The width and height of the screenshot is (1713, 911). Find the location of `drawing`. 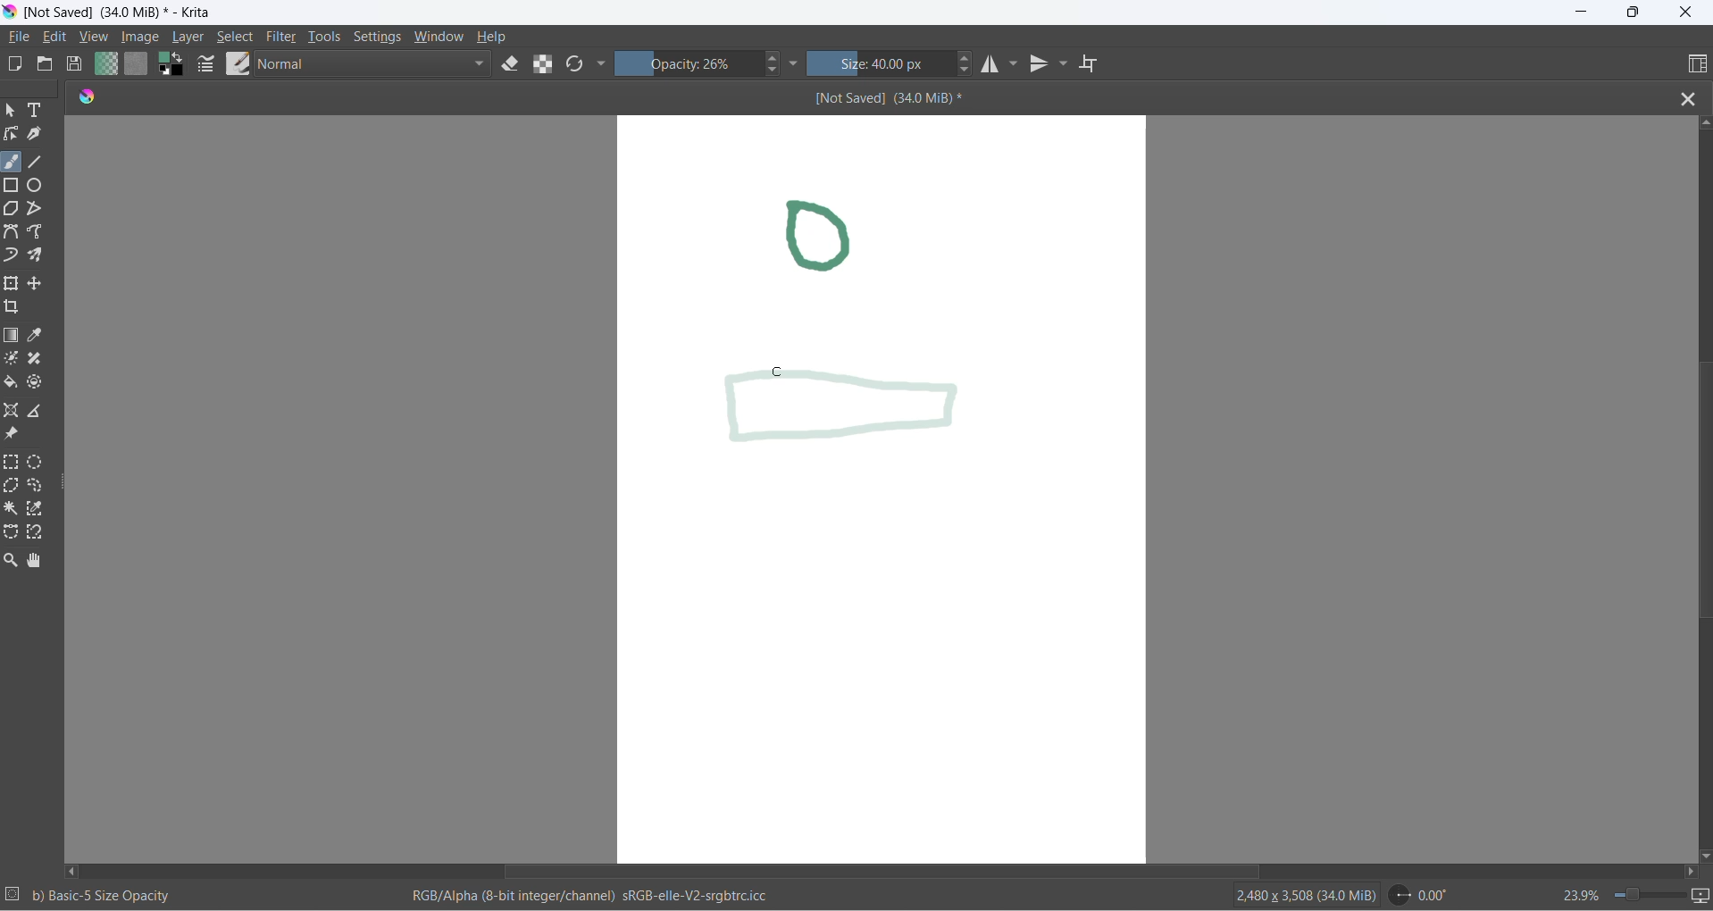

drawing is located at coordinates (836, 238).